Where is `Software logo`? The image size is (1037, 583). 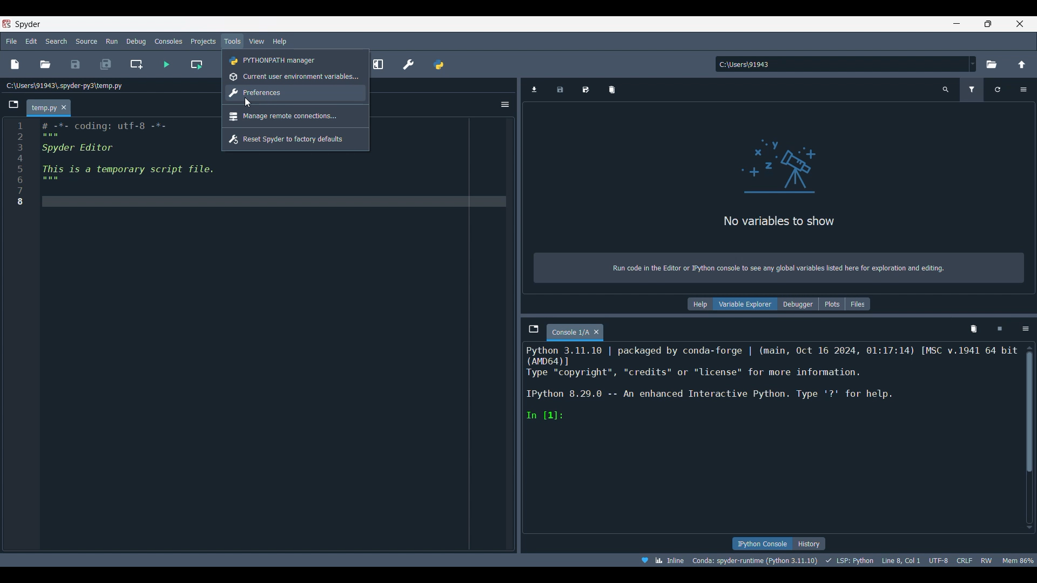 Software logo is located at coordinates (6, 24).